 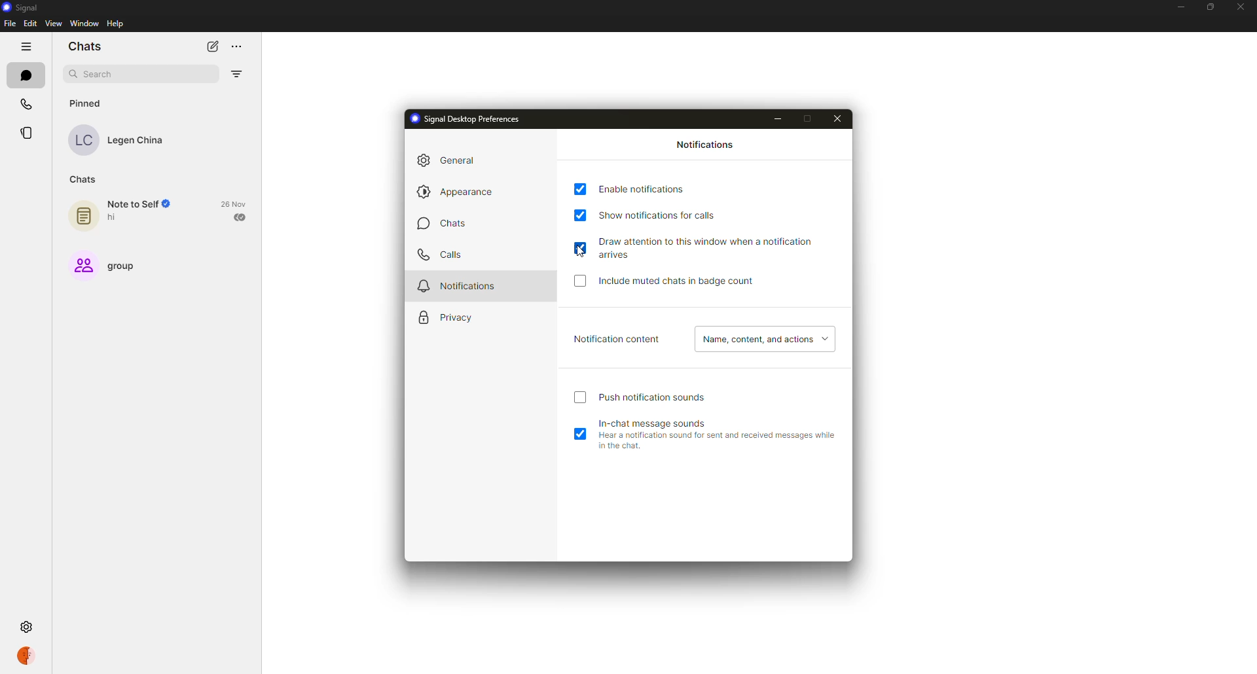 I want to click on Mouse Cursor, so click(x=580, y=252).